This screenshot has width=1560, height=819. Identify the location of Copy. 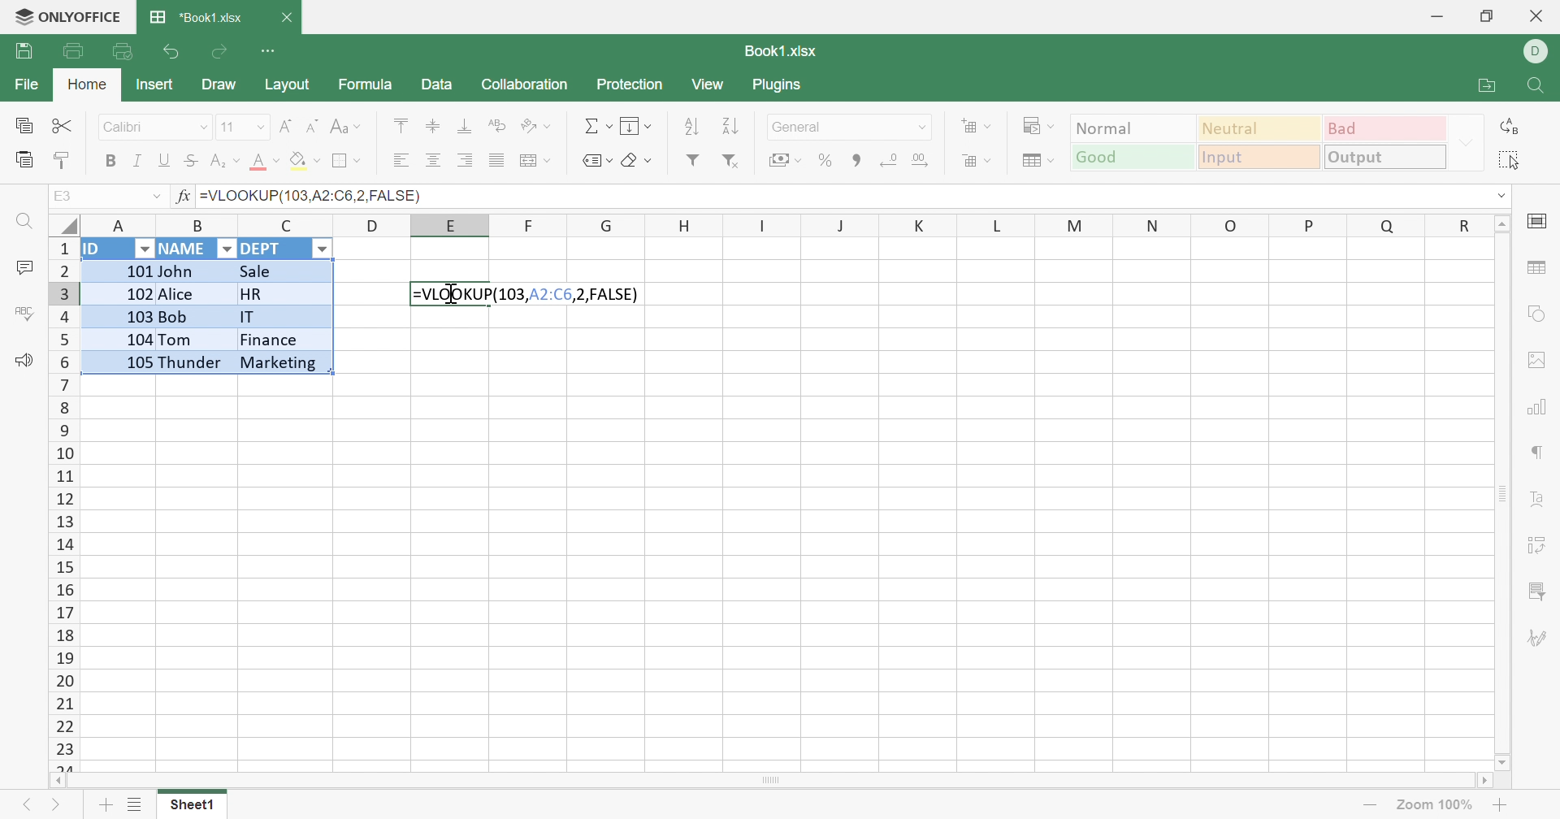
(25, 126).